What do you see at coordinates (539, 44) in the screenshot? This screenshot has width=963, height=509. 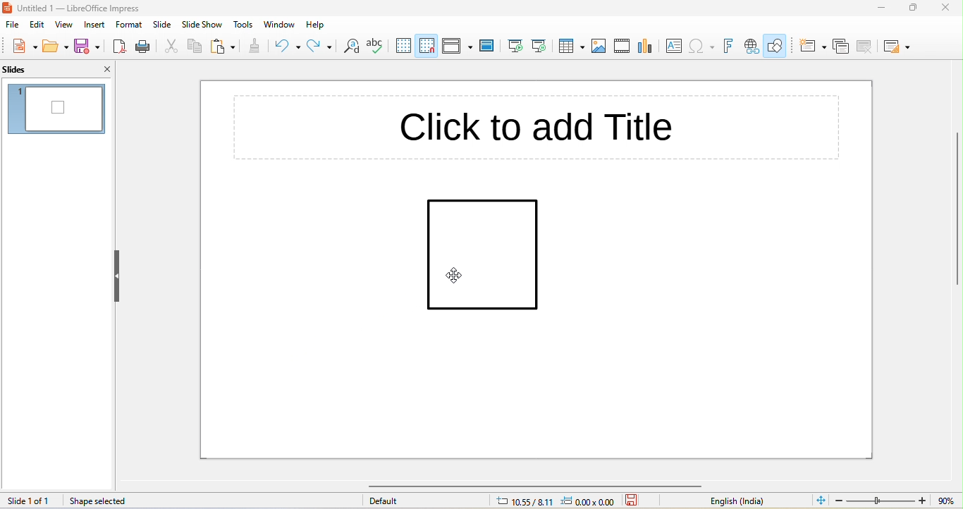 I see `start from current` at bounding box center [539, 44].